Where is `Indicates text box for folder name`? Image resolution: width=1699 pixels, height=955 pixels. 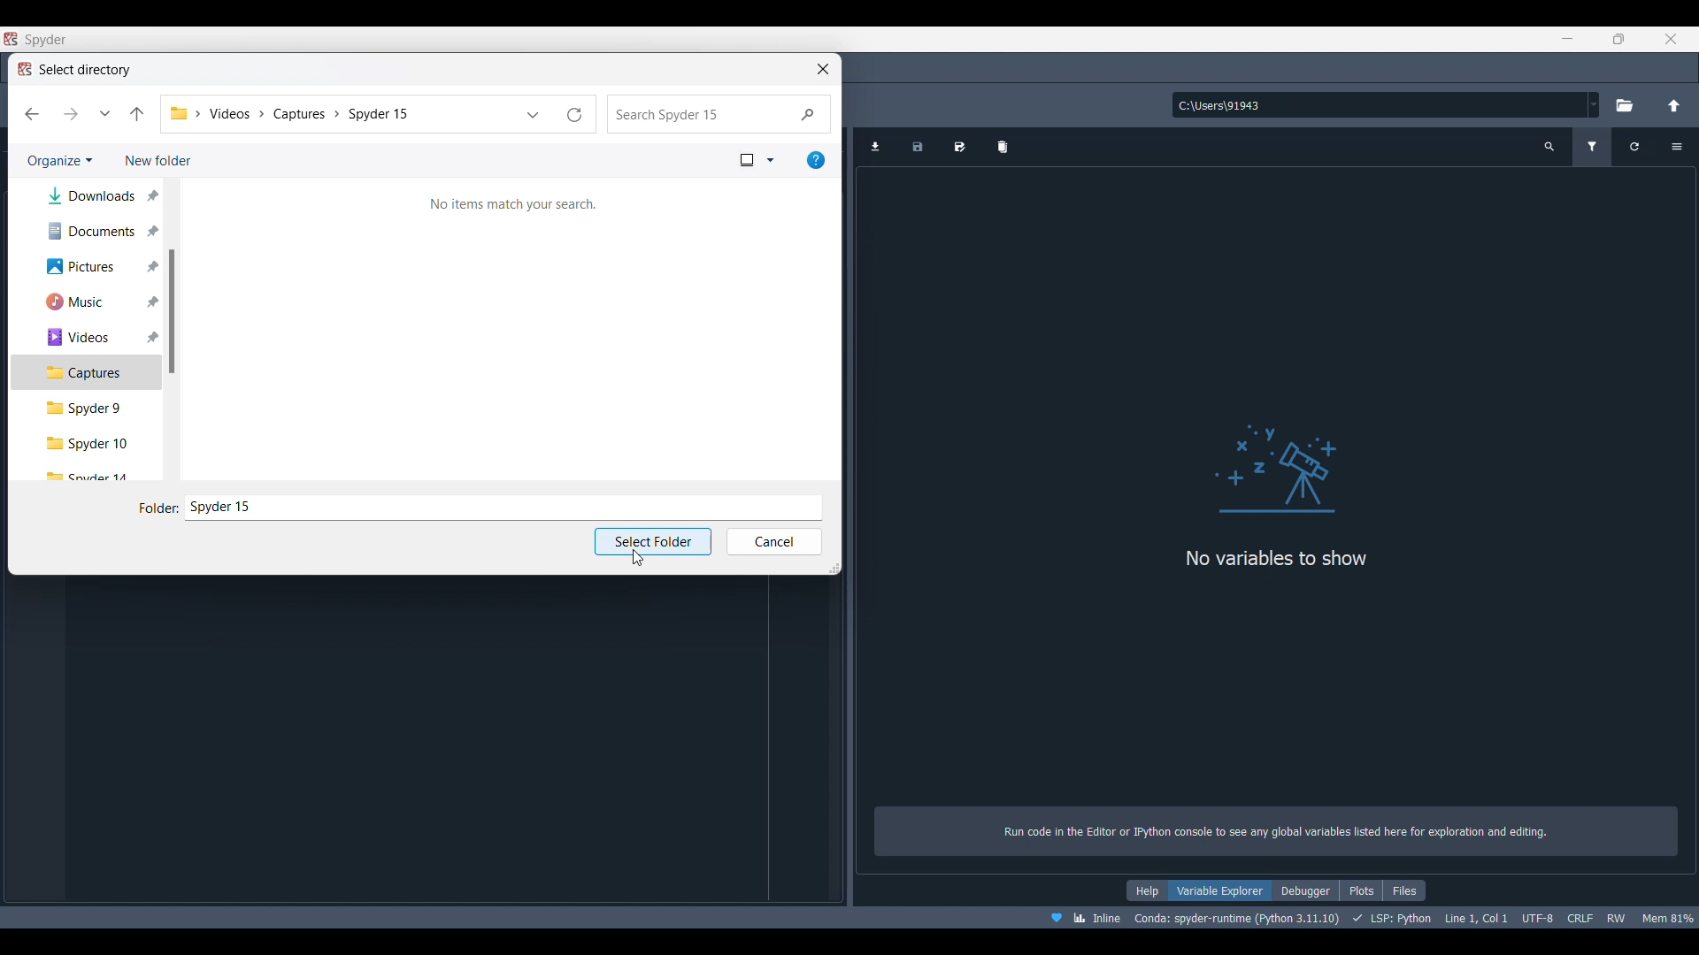
Indicates text box for folder name is located at coordinates (158, 509).